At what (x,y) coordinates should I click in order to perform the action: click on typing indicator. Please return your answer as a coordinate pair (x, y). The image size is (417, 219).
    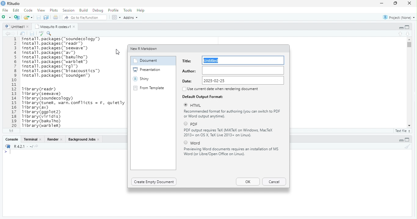
    Looking at the image, I should click on (11, 152).